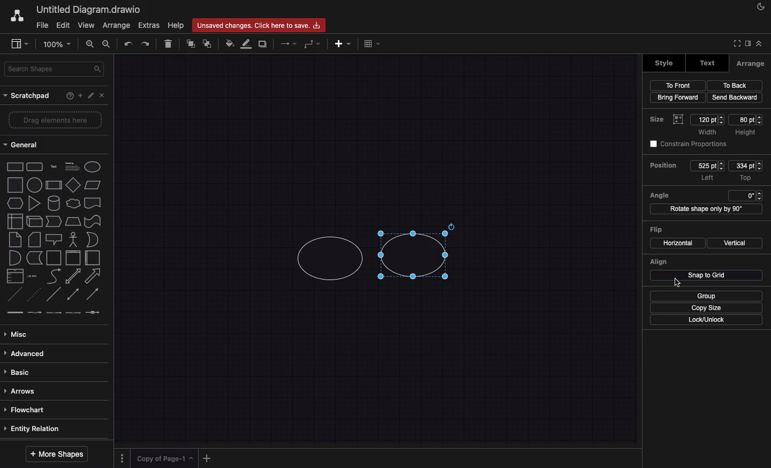 The image size is (771, 468). I want to click on delete, so click(169, 43).